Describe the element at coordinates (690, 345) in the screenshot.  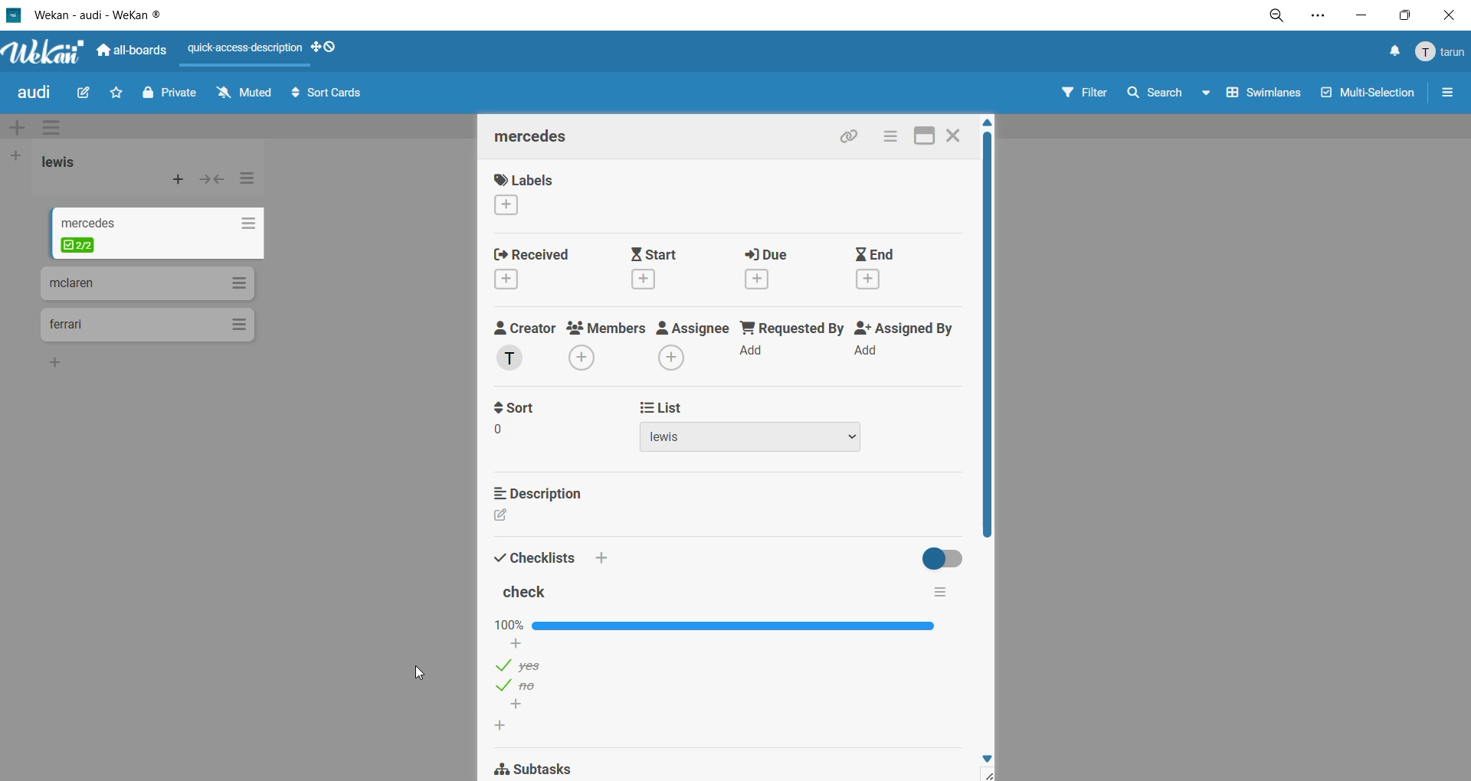
I see `assignee` at that location.